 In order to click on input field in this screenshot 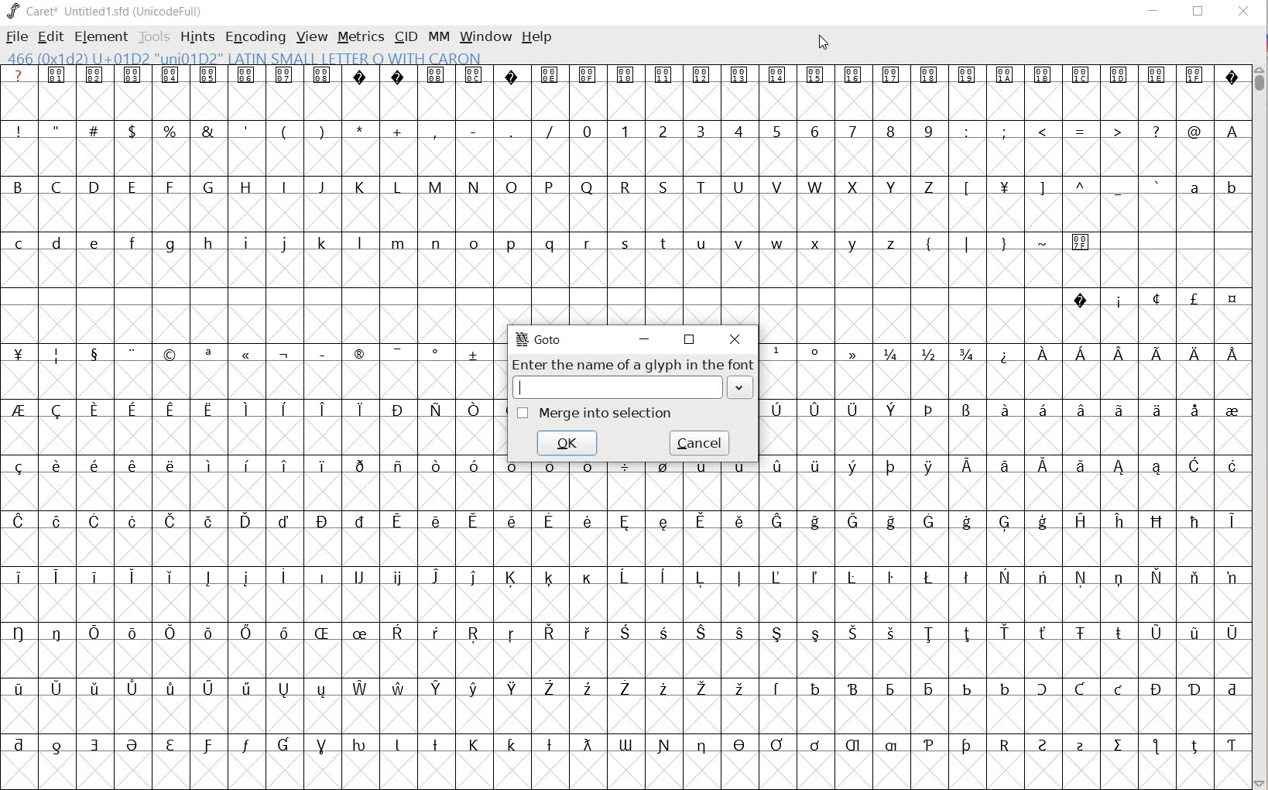, I will do `click(631, 387)`.